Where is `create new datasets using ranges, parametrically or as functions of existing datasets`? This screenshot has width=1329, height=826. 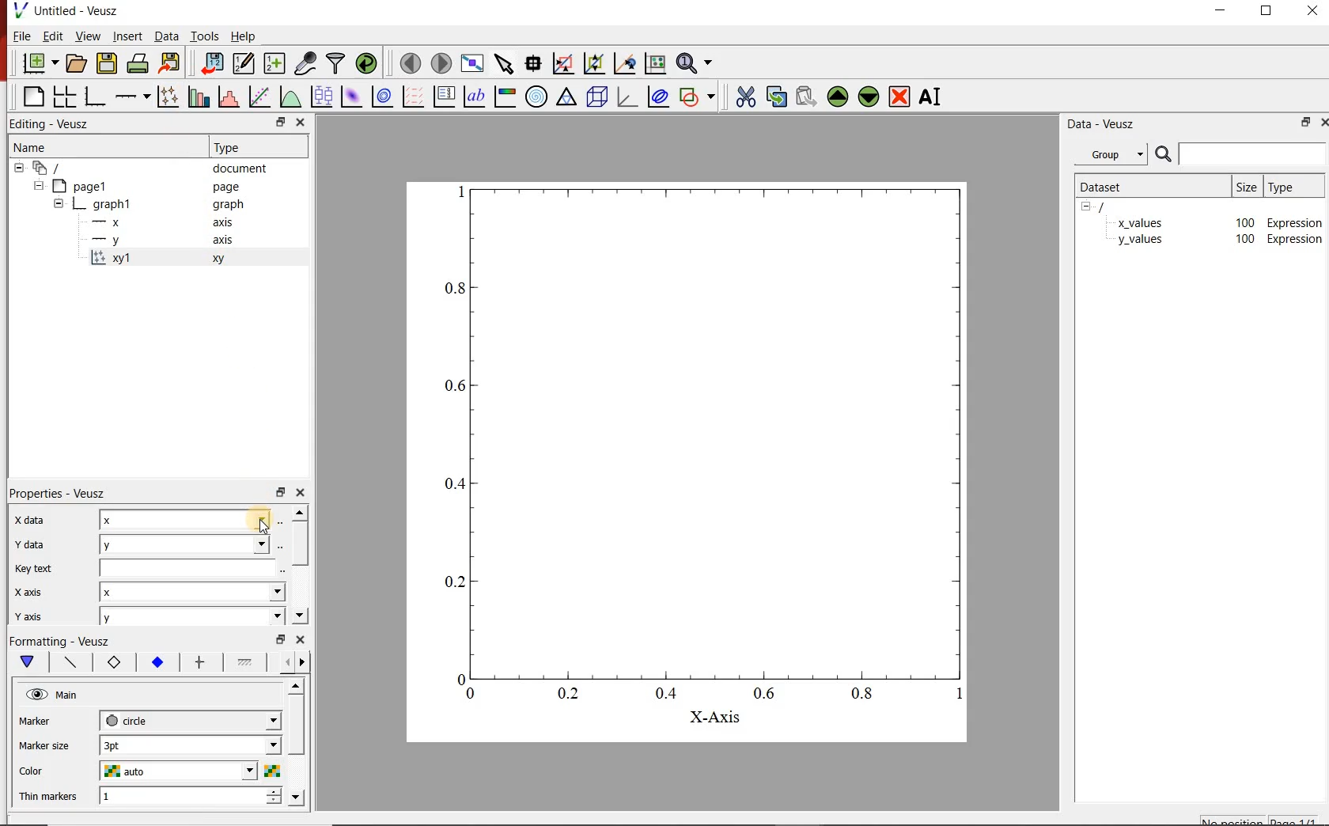 create new datasets using ranges, parametrically or as functions of existing datasets is located at coordinates (277, 64).